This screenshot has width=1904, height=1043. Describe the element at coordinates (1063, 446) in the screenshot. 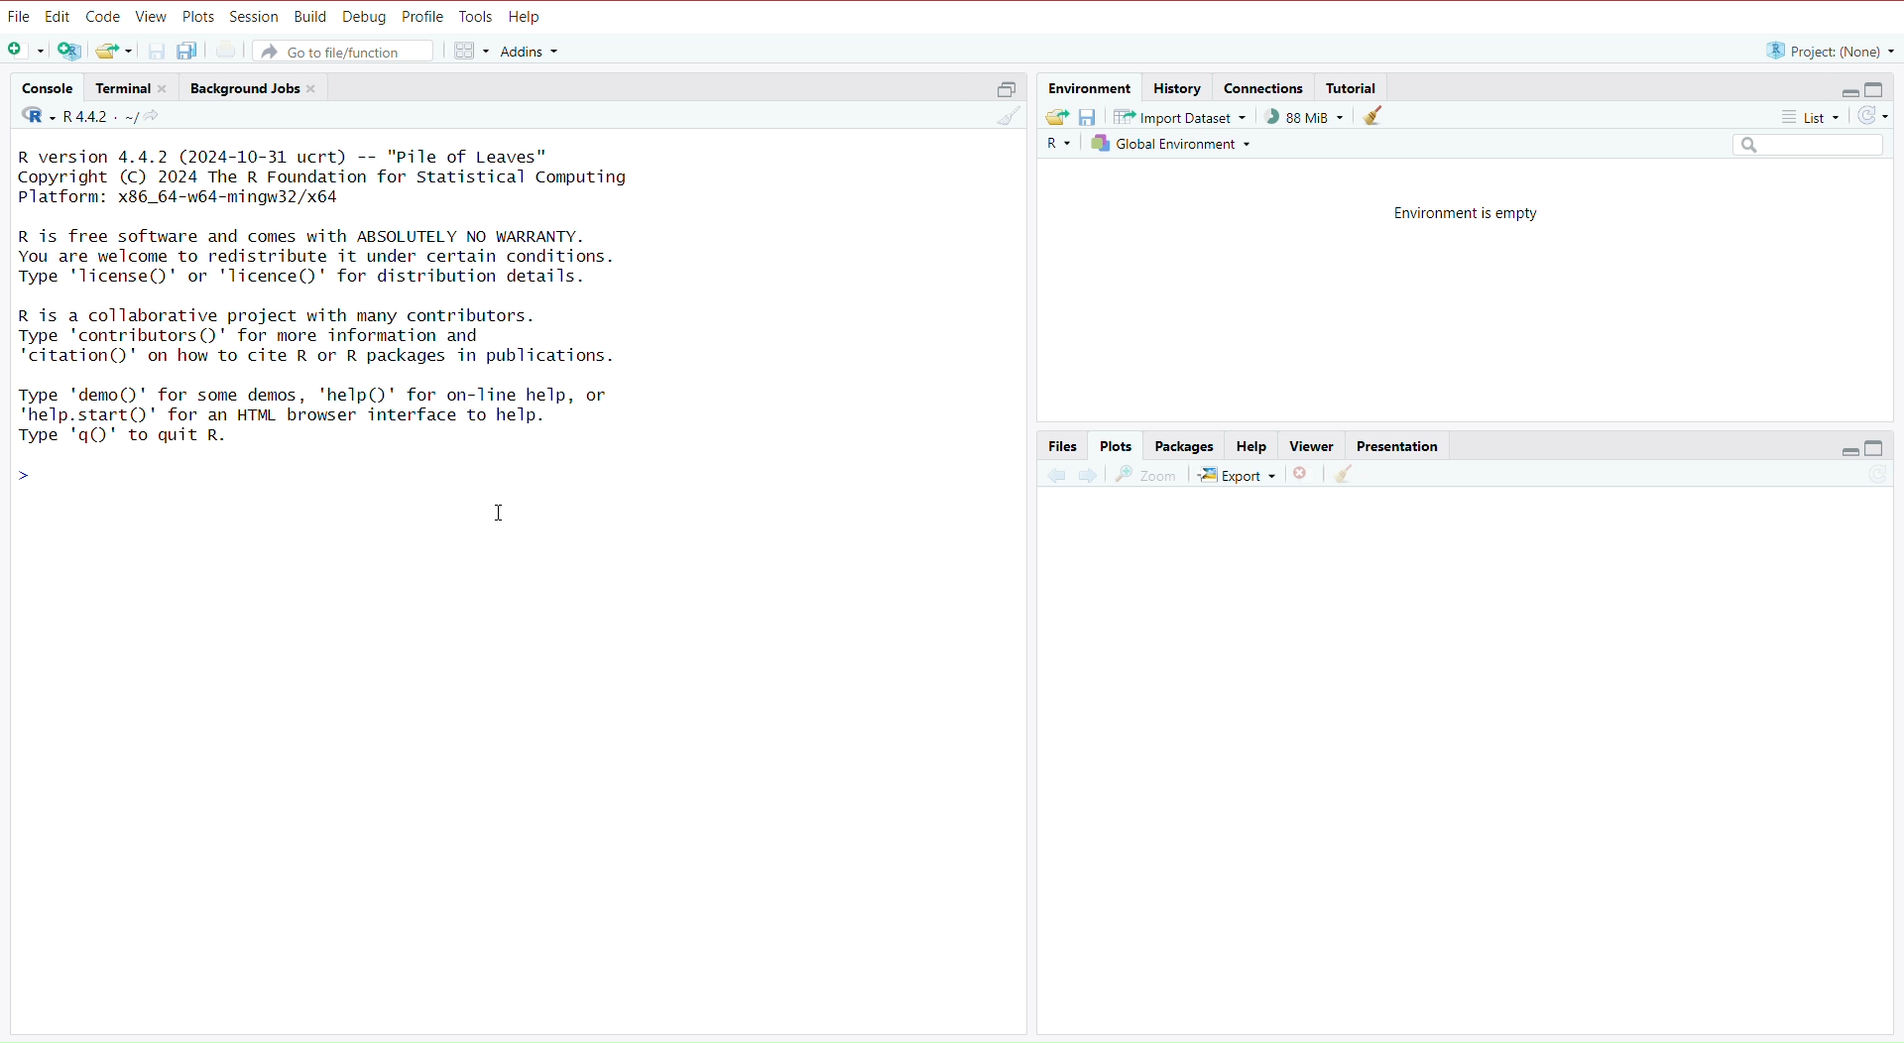

I see `files` at that location.